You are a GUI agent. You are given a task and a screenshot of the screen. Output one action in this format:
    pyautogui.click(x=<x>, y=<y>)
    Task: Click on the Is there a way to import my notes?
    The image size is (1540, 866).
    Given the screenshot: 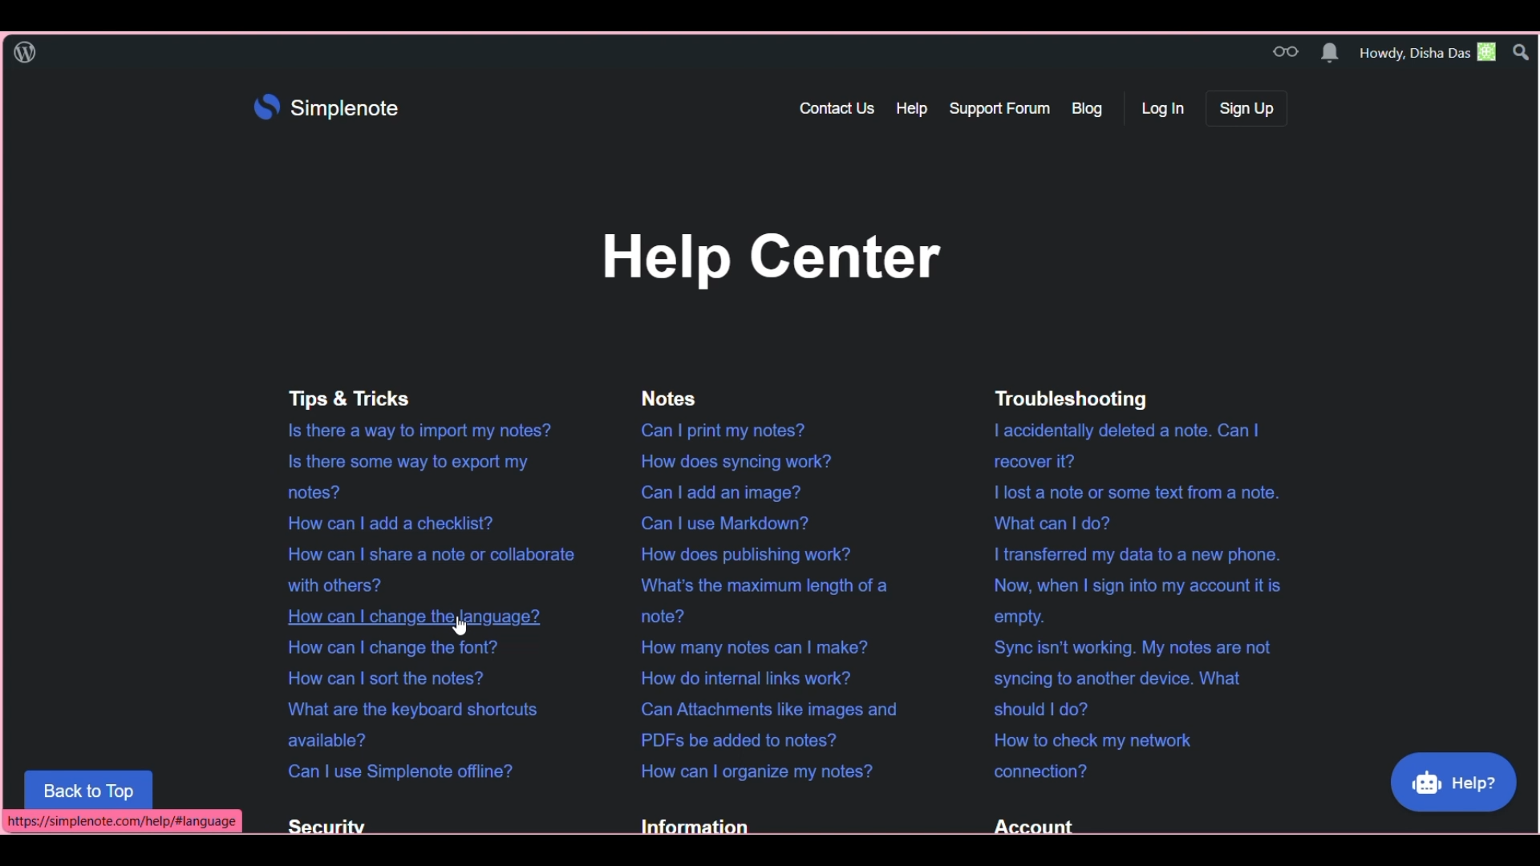 What is the action you would take?
    pyautogui.click(x=411, y=432)
    